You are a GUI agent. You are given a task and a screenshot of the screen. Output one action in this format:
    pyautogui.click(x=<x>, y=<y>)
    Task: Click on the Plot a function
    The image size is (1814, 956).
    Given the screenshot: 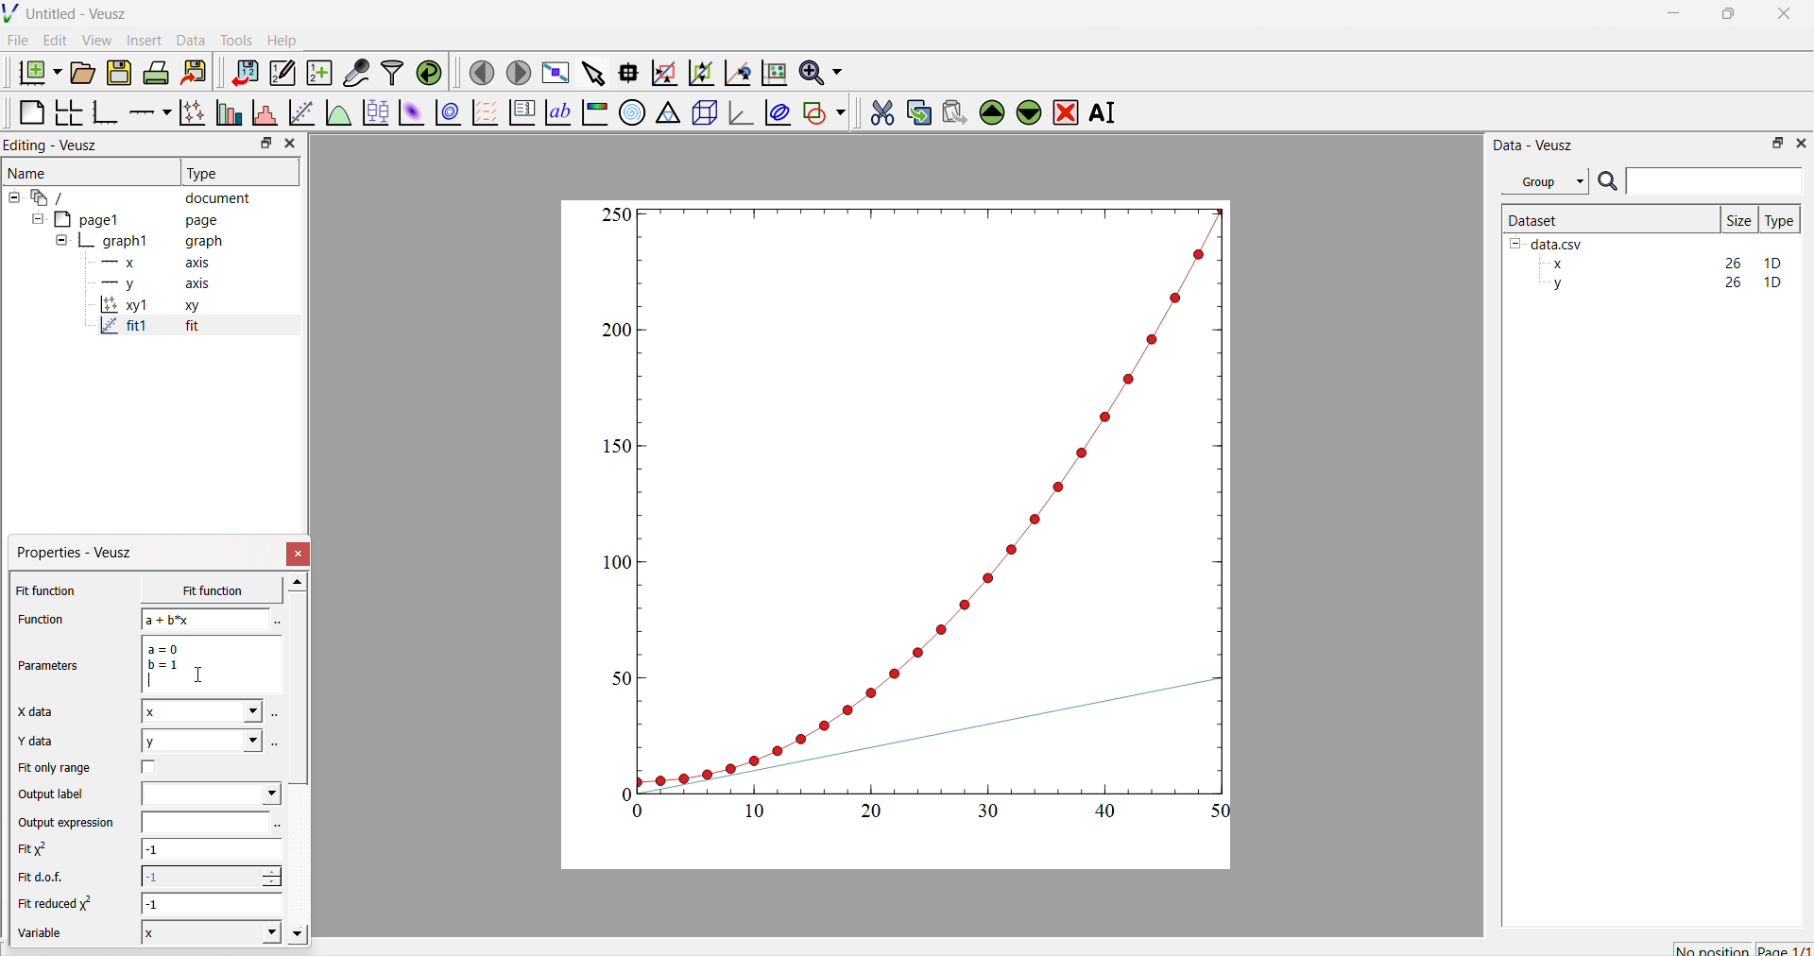 What is the action you would take?
    pyautogui.click(x=337, y=113)
    